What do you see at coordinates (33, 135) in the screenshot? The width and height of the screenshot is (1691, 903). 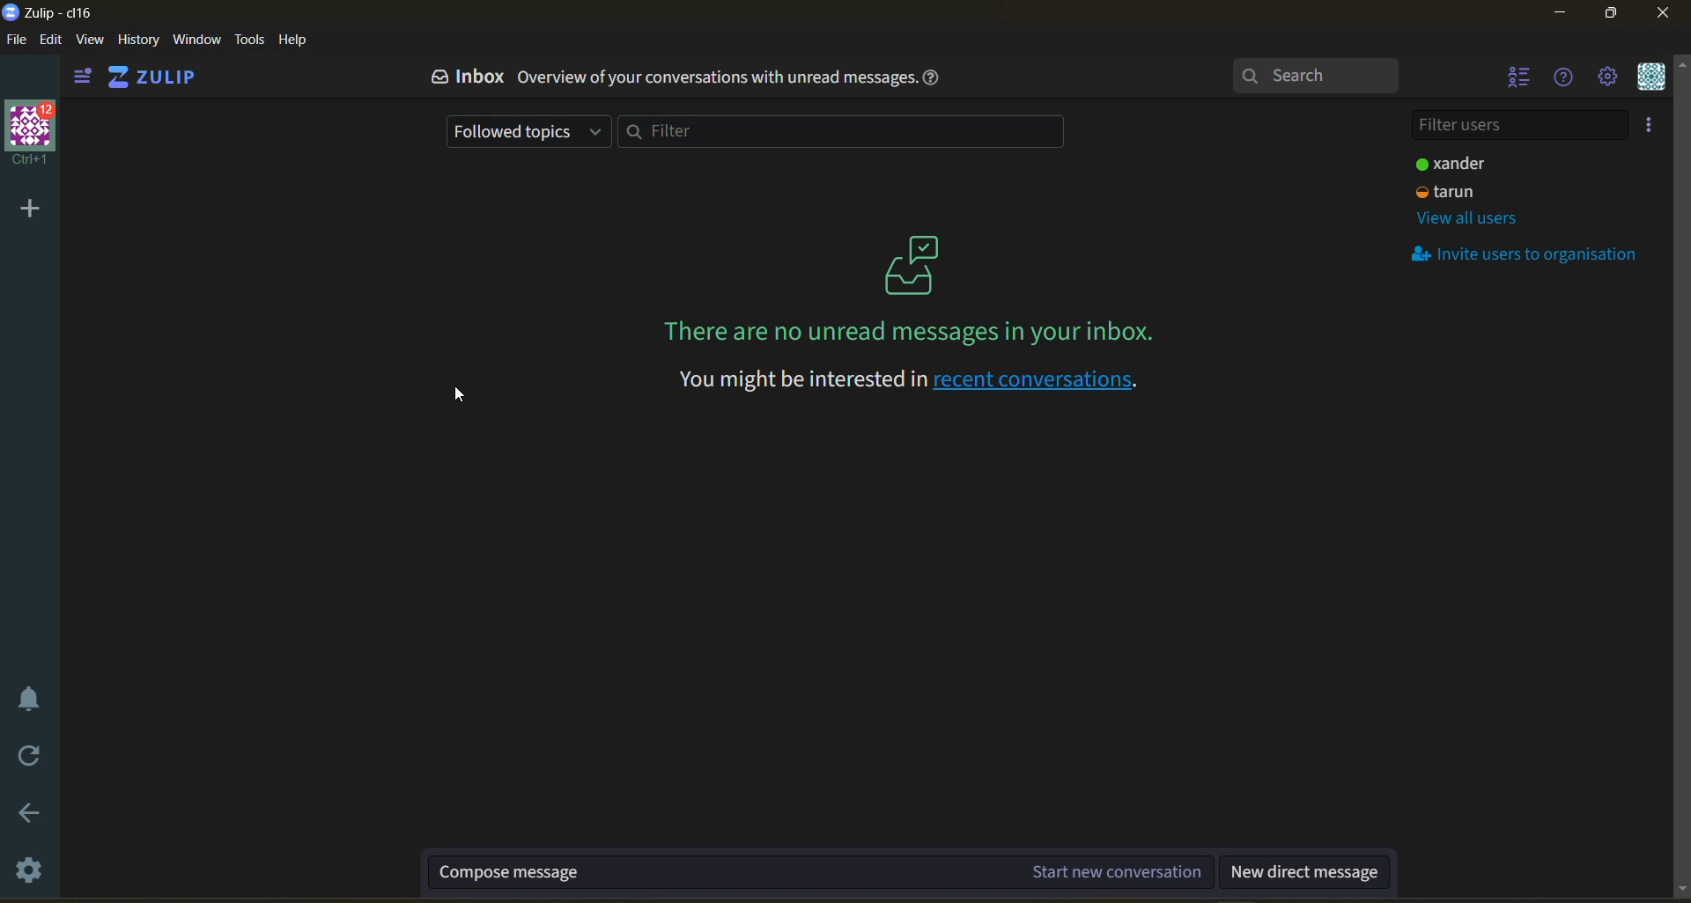 I see `organisation profile and name` at bounding box center [33, 135].